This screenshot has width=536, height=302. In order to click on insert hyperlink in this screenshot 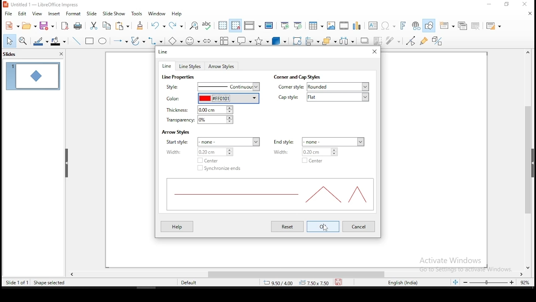, I will do `click(416, 26)`.